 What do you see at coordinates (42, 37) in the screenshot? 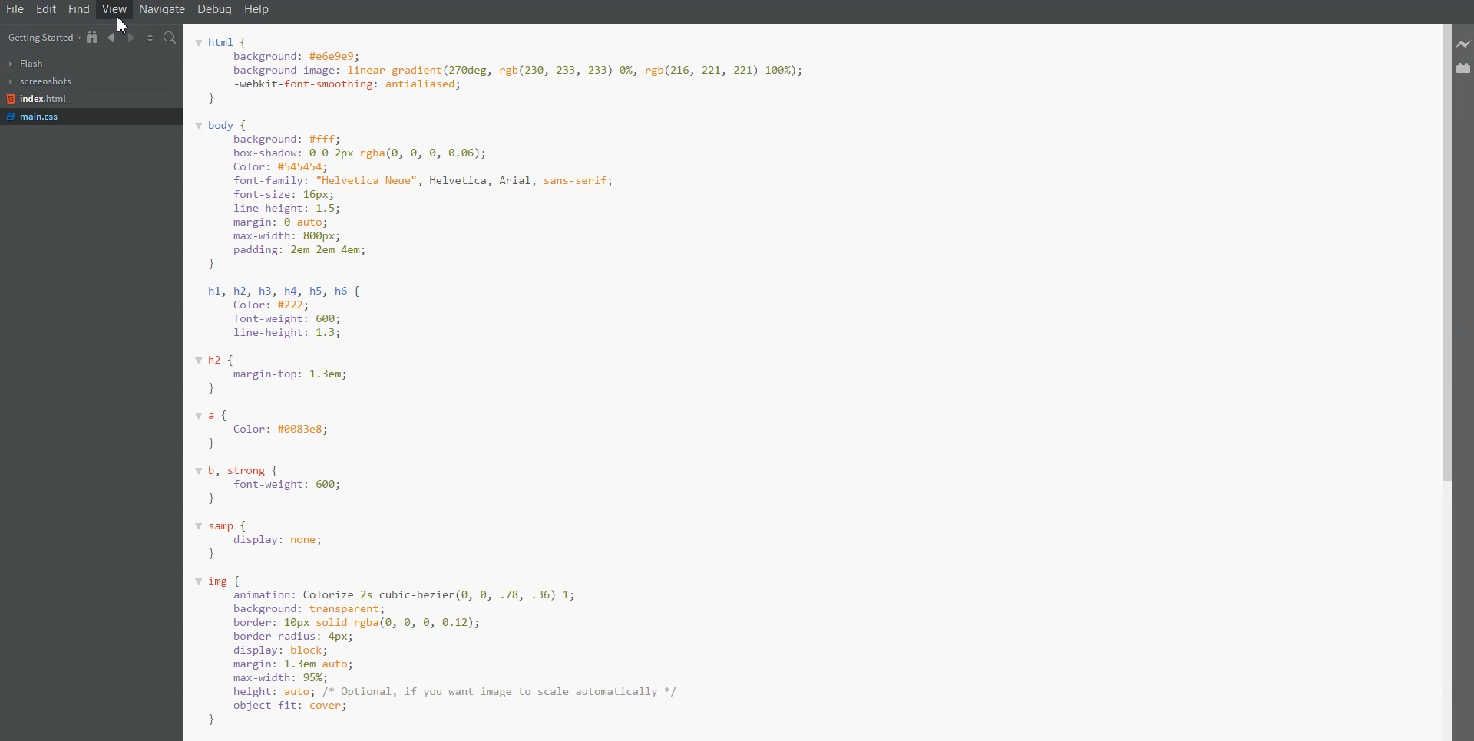
I see `Getting Started` at bounding box center [42, 37].